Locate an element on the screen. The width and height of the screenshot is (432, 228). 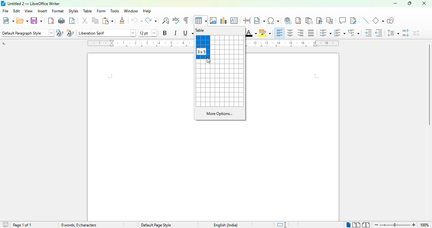
edit is located at coordinates (17, 11).